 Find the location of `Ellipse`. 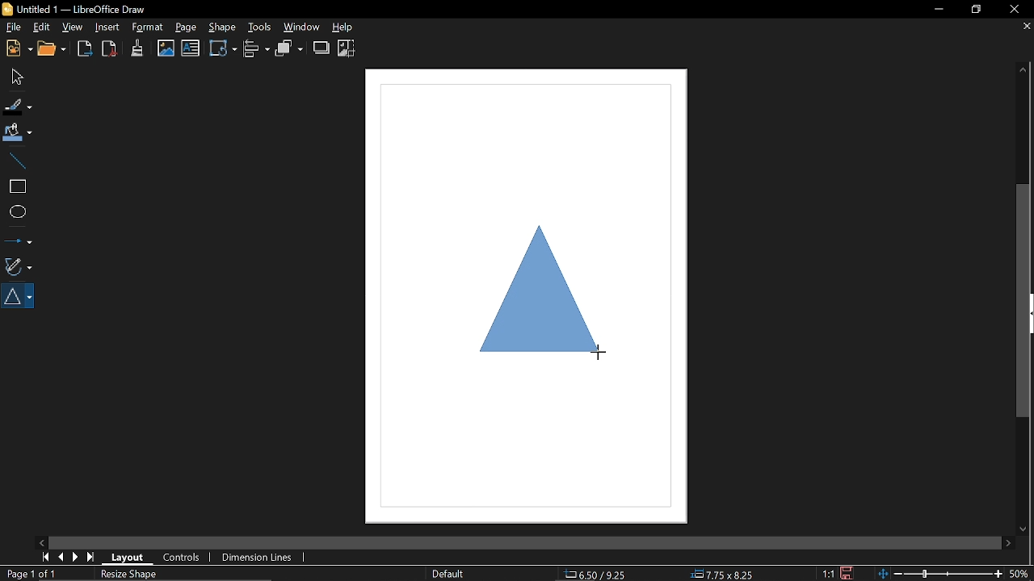

Ellipse is located at coordinates (16, 212).